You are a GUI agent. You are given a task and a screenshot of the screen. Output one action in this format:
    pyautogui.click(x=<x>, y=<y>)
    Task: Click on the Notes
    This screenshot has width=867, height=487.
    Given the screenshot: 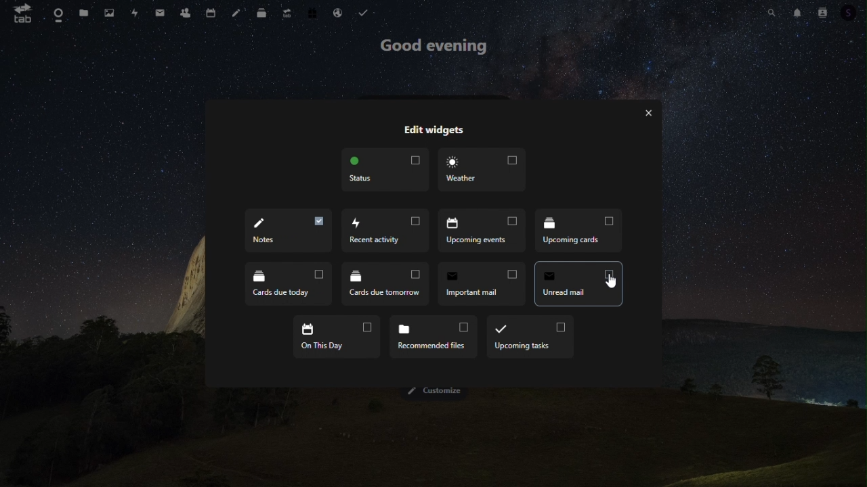 What is the action you would take?
    pyautogui.click(x=578, y=283)
    